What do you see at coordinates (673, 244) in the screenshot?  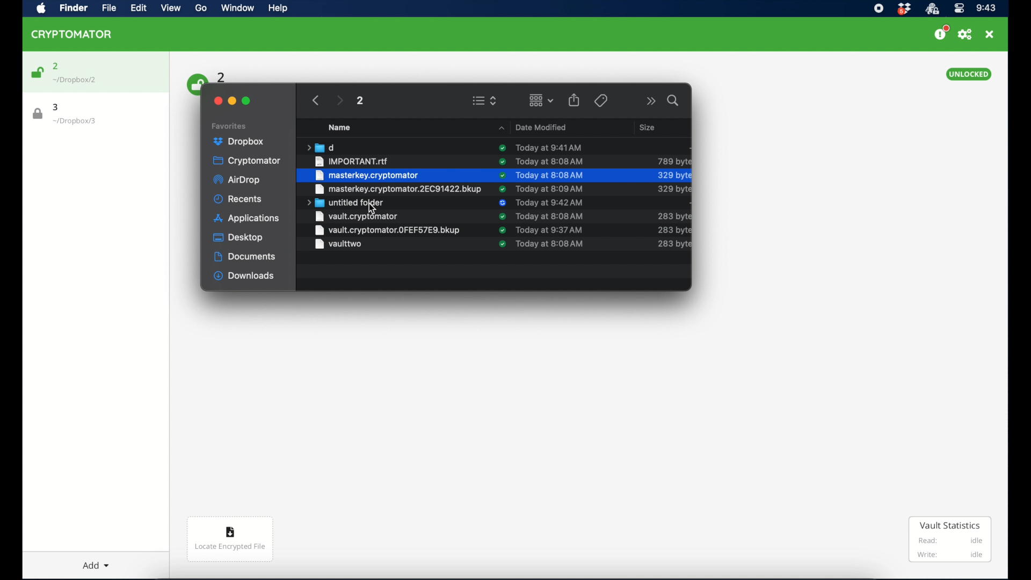 I see `283 bytes` at bounding box center [673, 244].